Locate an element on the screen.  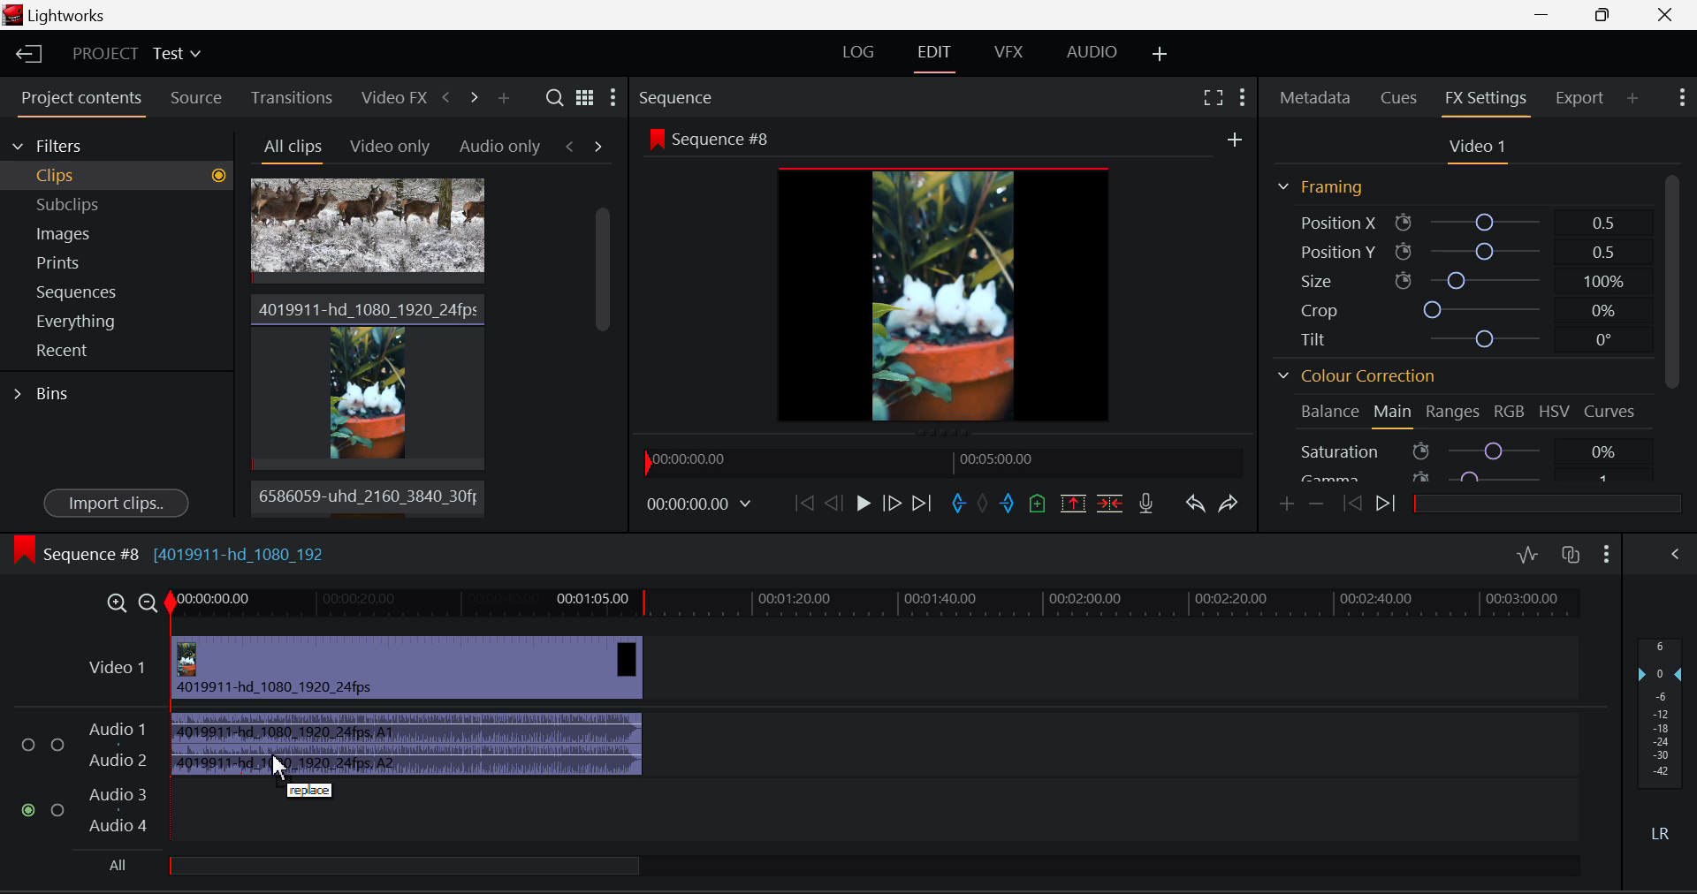
Filters is located at coordinates (117, 145).